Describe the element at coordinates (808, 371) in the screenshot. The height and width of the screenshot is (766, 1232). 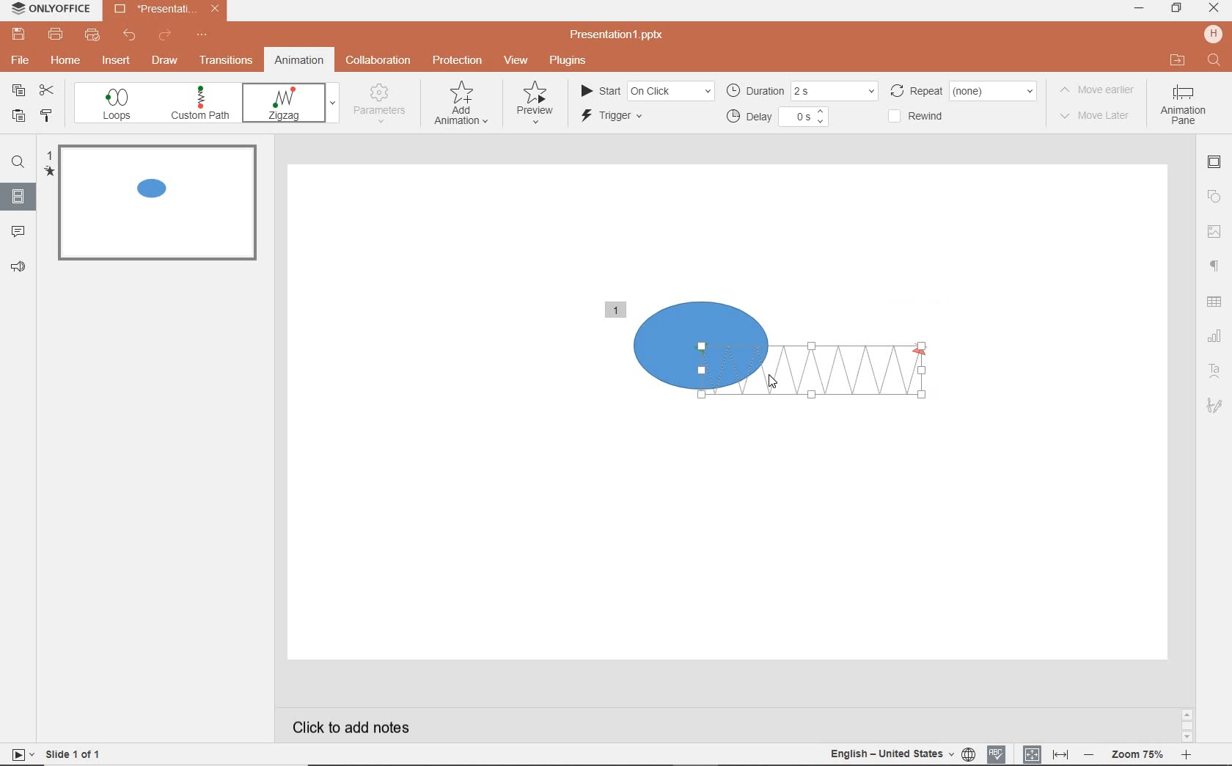
I see `zigzag animation` at that location.